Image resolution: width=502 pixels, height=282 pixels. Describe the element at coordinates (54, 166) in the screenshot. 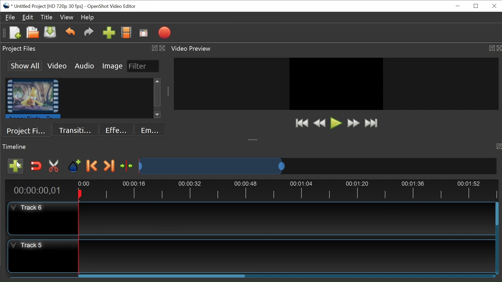

I see `Razor` at that location.